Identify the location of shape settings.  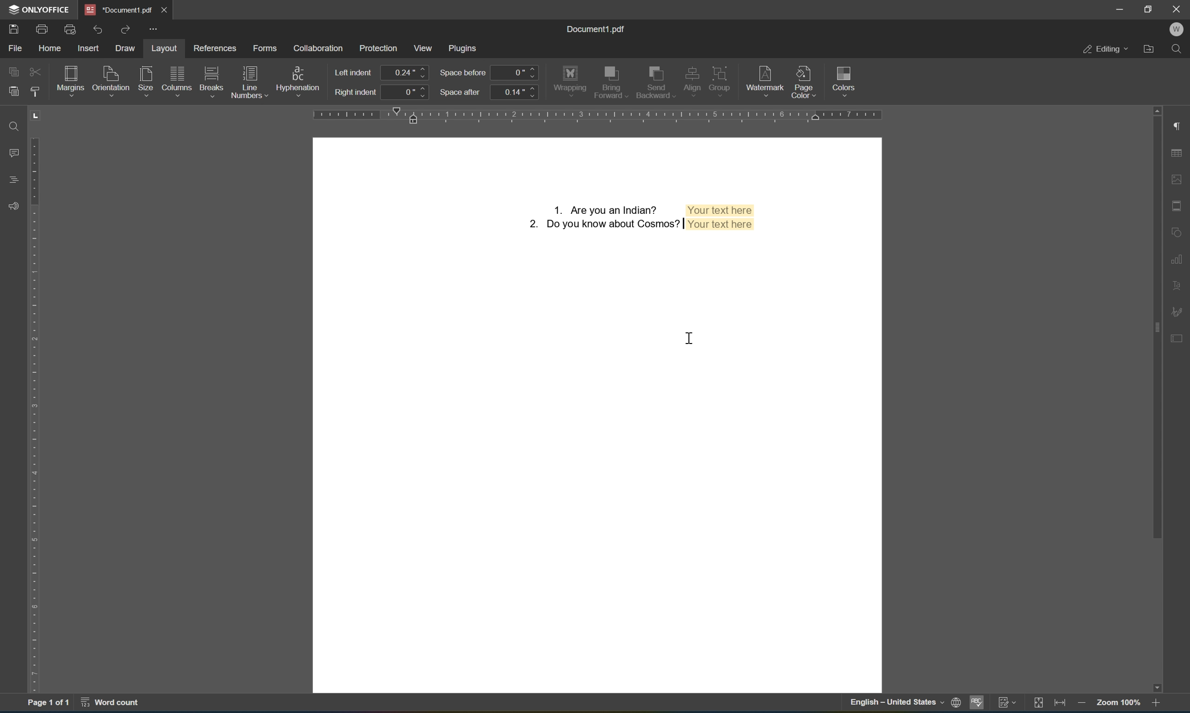
(1180, 229).